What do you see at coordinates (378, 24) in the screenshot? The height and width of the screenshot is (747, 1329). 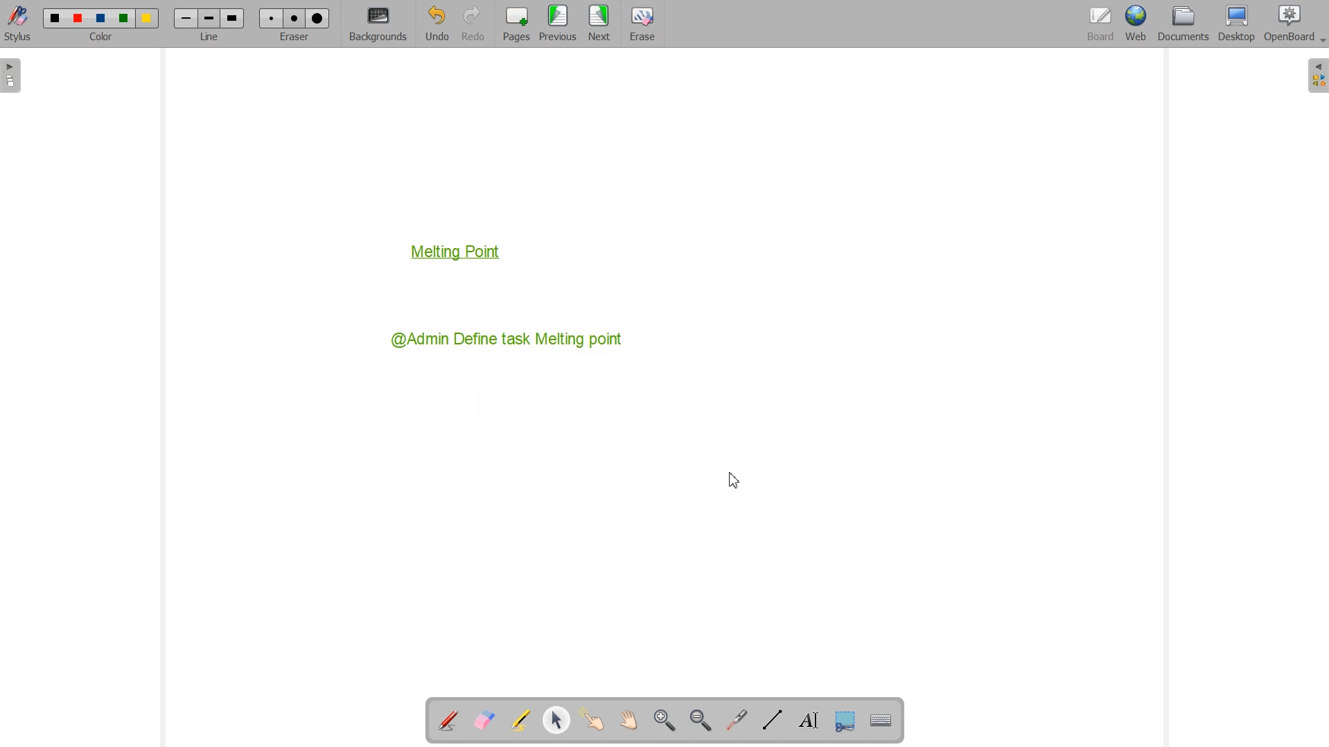 I see `Background` at bounding box center [378, 24].